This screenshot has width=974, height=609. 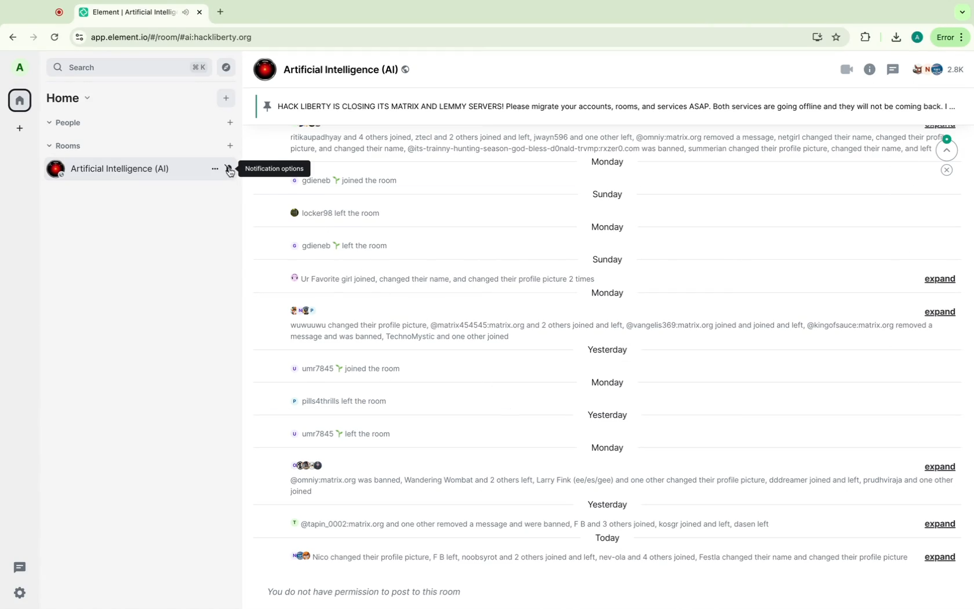 I want to click on message, so click(x=439, y=279).